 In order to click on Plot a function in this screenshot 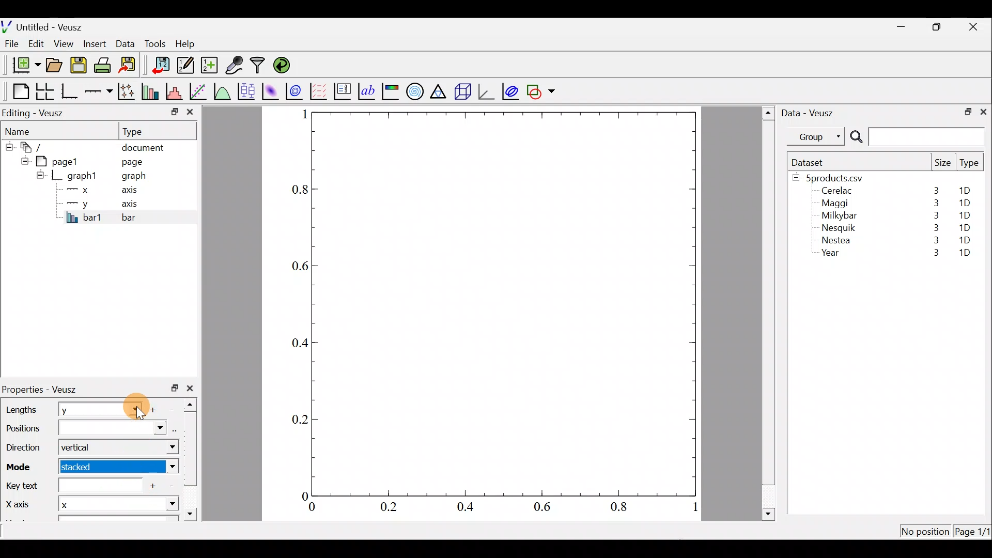, I will do `click(223, 91)`.